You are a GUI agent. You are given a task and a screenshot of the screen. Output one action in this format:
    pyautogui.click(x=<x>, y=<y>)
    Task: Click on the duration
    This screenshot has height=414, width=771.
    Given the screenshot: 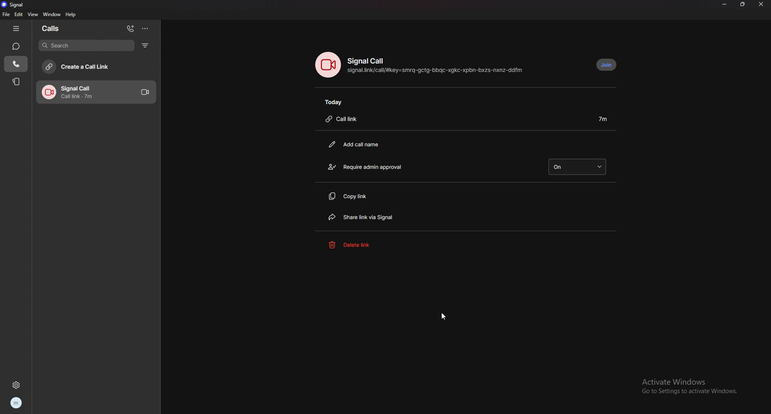 What is the action you would take?
    pyautogui.click(x=603, y=119)
    